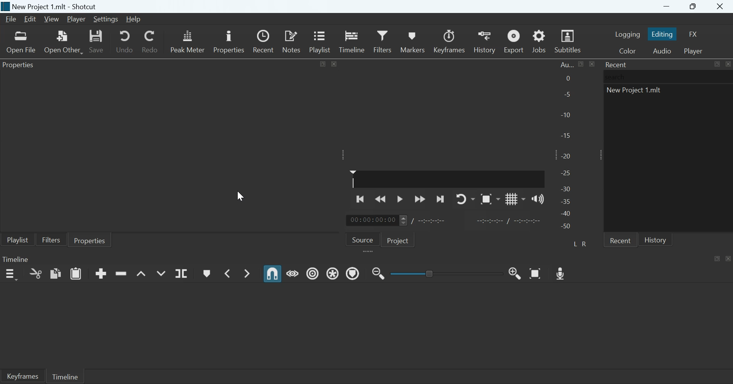 Image resolution: width=733 pixels, height=384 pixels. What do you see at coordinates (620, 240) in the screenshot?
I see `Recent` at bounding box center [620, 240].